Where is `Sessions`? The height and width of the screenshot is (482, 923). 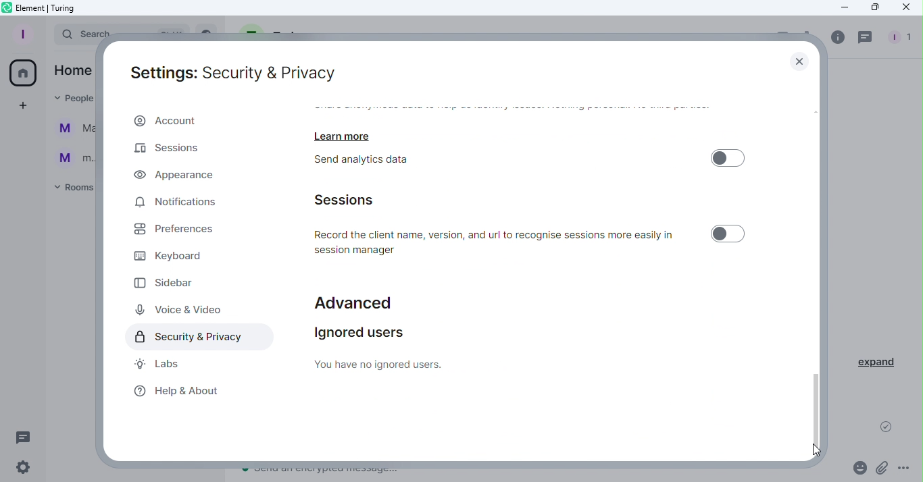 Sessions is located at coordinates (169, 150).